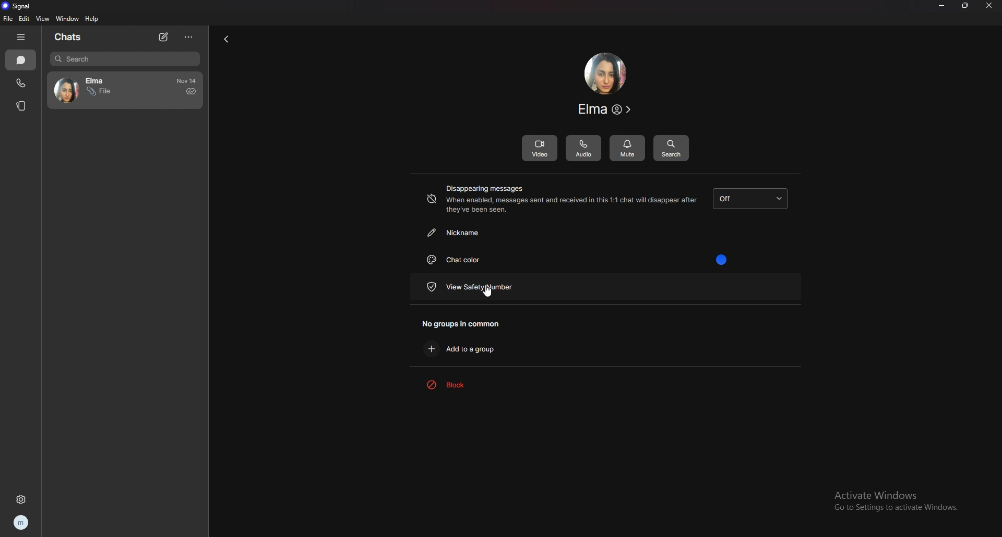  I want to click on date, so click(187, 81).